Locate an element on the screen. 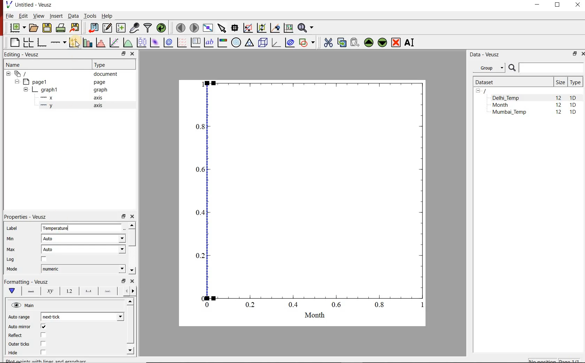  plot a function is located at coordinates (128, 42).